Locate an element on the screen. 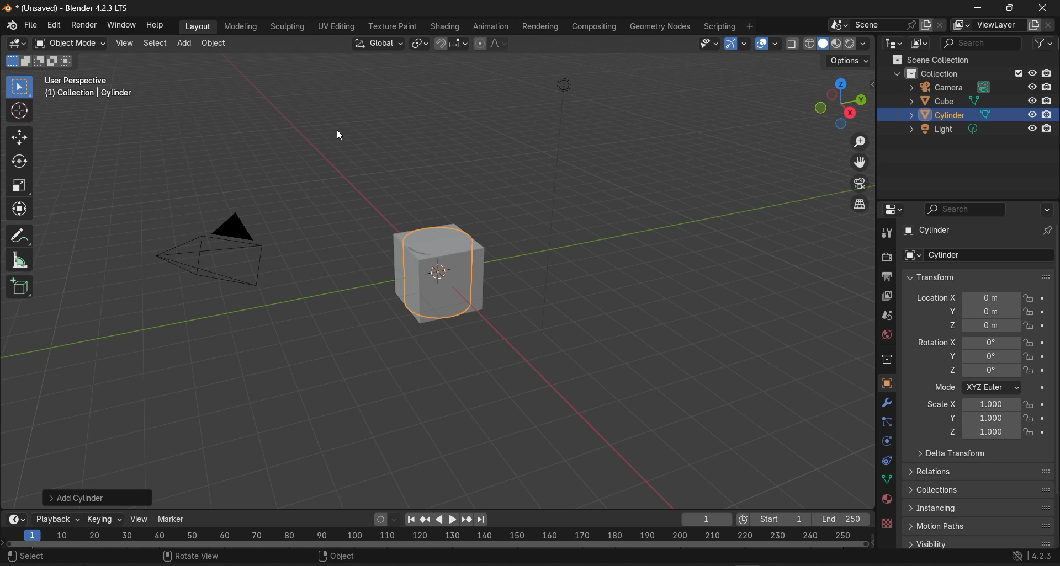 The height and width of the screenshot is (566, 1060). jump to endpoint is located at coordinates (413, 520).